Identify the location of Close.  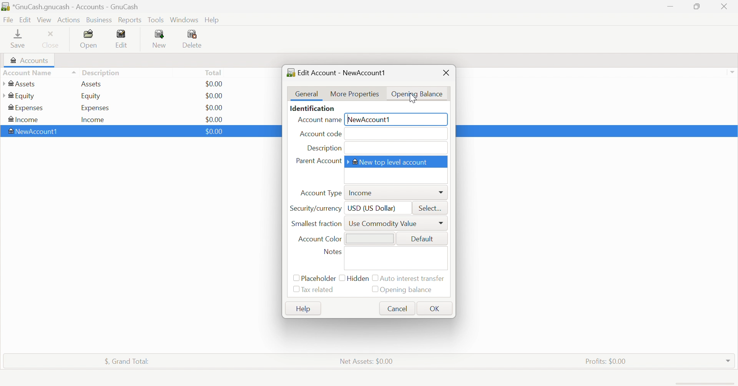
(725, 7).